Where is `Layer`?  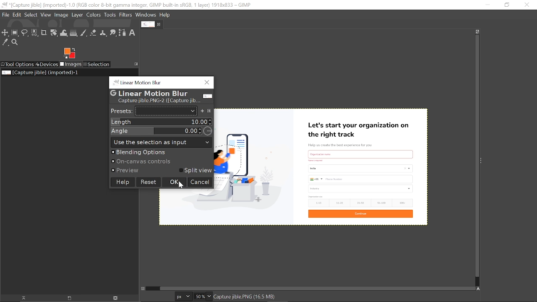
Layer is located at coordinates (77, 16).